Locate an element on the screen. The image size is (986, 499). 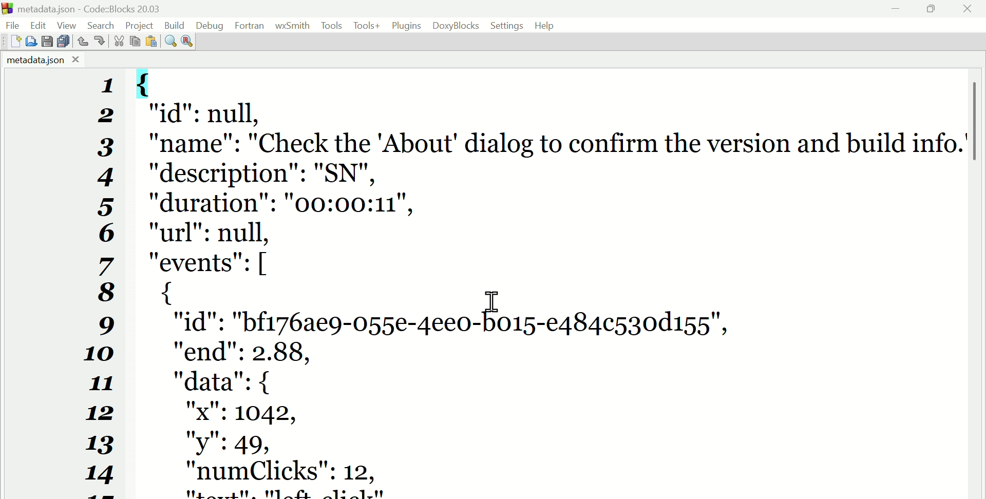
Plugins is located at coordinates (407, 26).